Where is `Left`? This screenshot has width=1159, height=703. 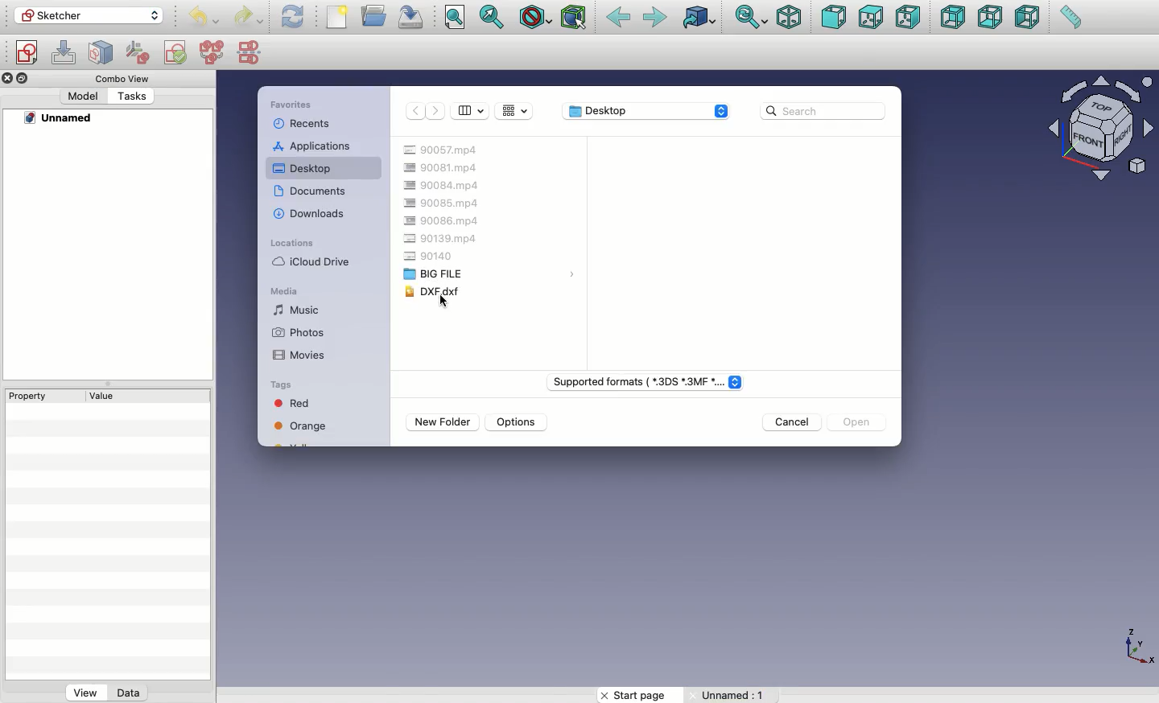
Left is located at coordinates (1027, 17).